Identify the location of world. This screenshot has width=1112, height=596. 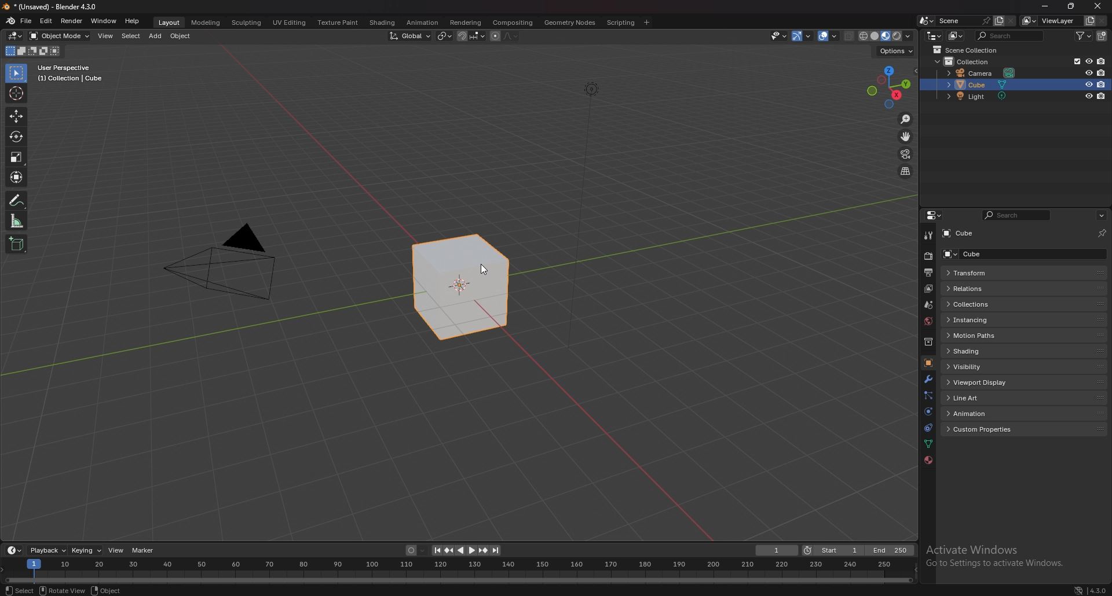
(927, 321).